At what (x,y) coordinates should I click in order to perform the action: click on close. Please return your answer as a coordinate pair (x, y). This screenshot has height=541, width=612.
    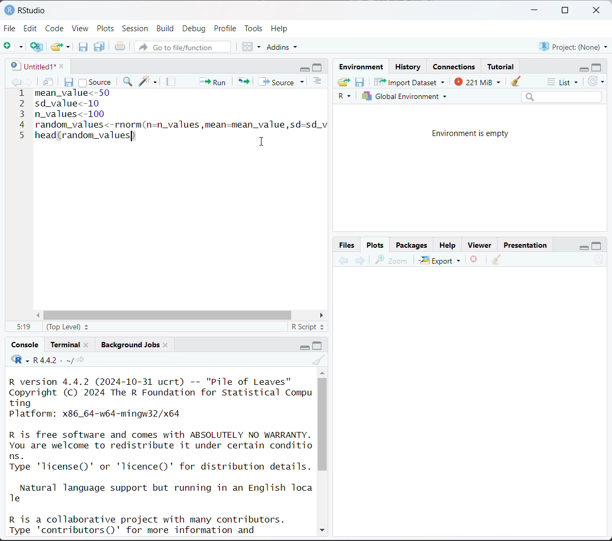
    Looking at the image, I should click on (86, 344).